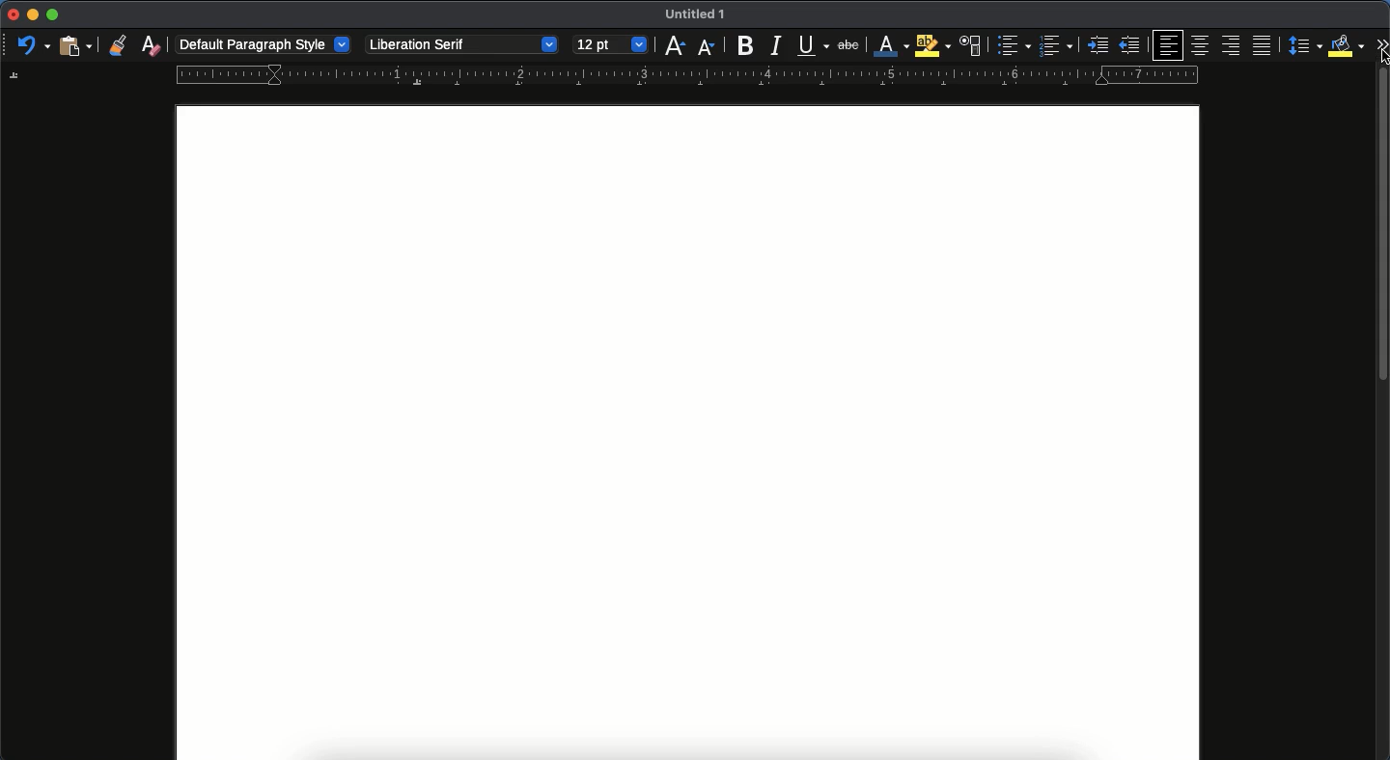 This screenshot has height=760, width=1390. Describe the element at coordinates (152, 45) in the screenshot. I see `clear formatting` at that location.